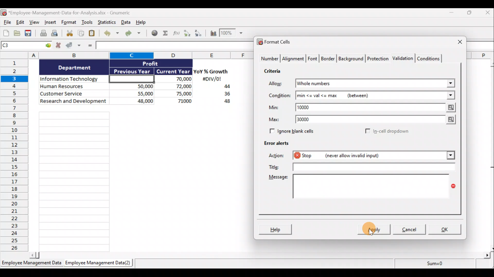 The width and height of the screenshot is (494, 277). What do you see at coordinates (177, 33) in the screenshot?
I see `Edit a function in the current cell` at bounding box center [177, 33].